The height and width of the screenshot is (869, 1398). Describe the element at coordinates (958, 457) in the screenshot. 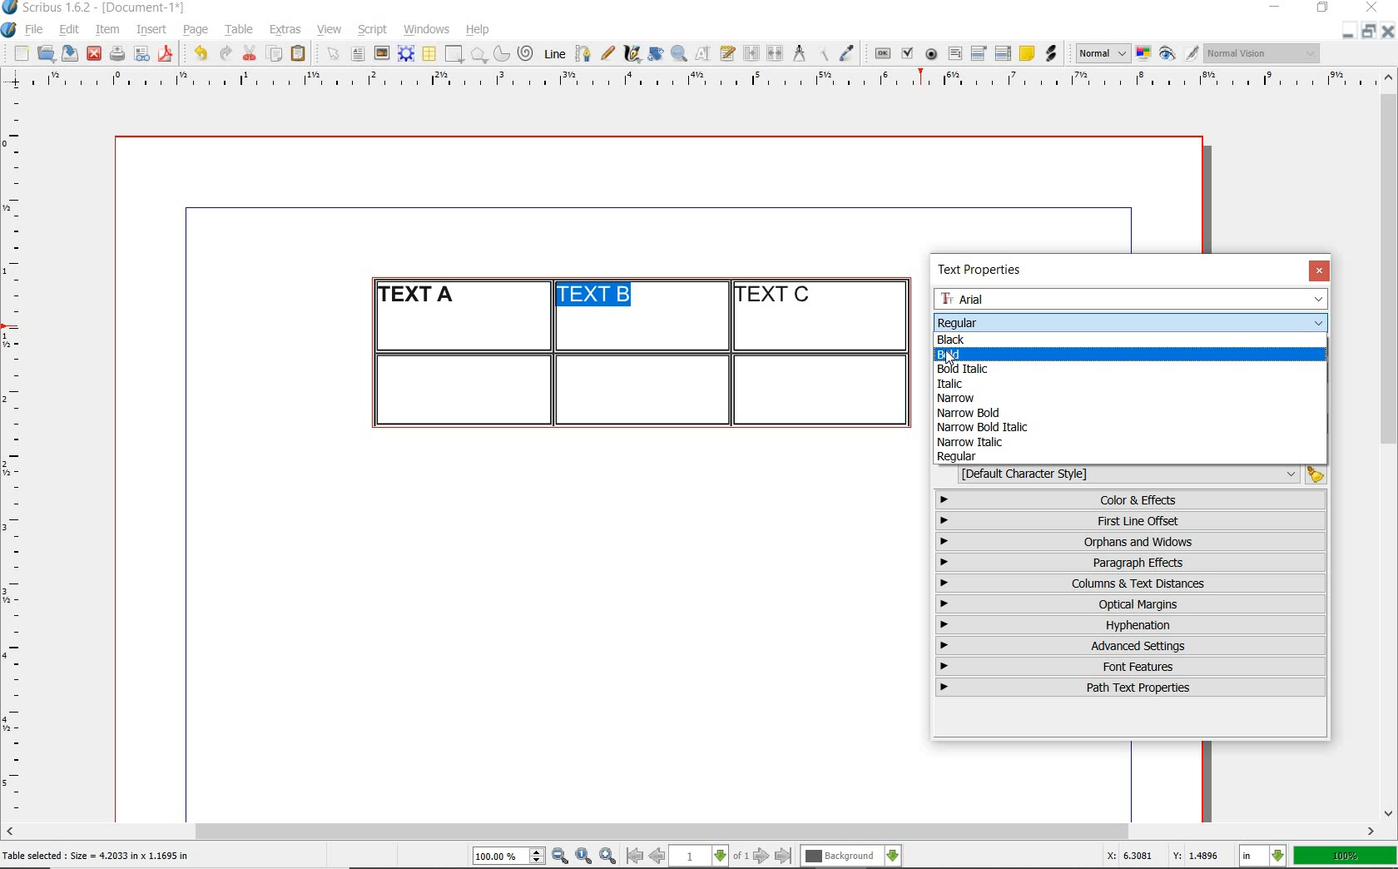

I see `regular` at that location.